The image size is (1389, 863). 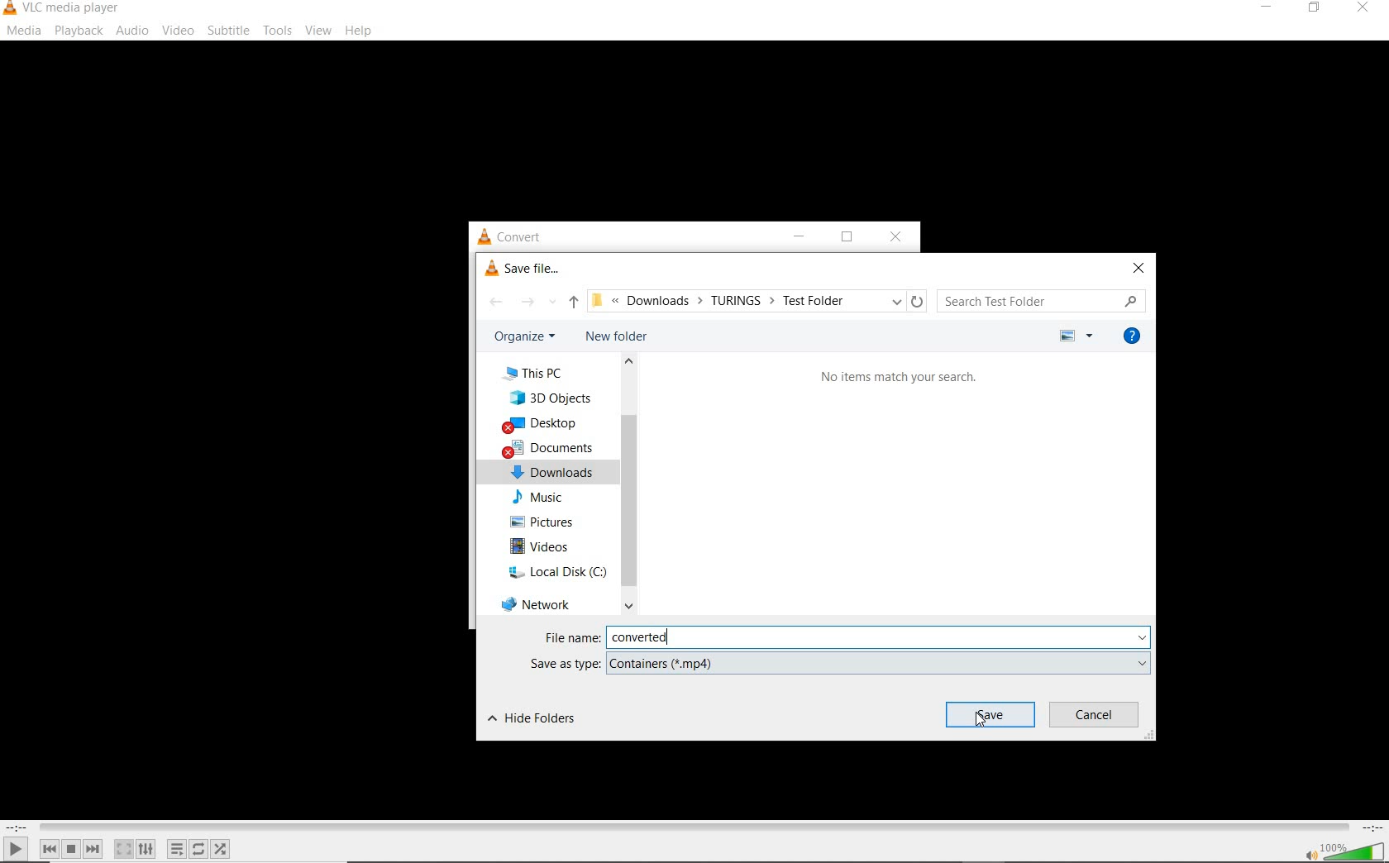 What do you see at coordinates (846, 236) in the screenshot?
I see `restore down` at bounding box center [846, 236].